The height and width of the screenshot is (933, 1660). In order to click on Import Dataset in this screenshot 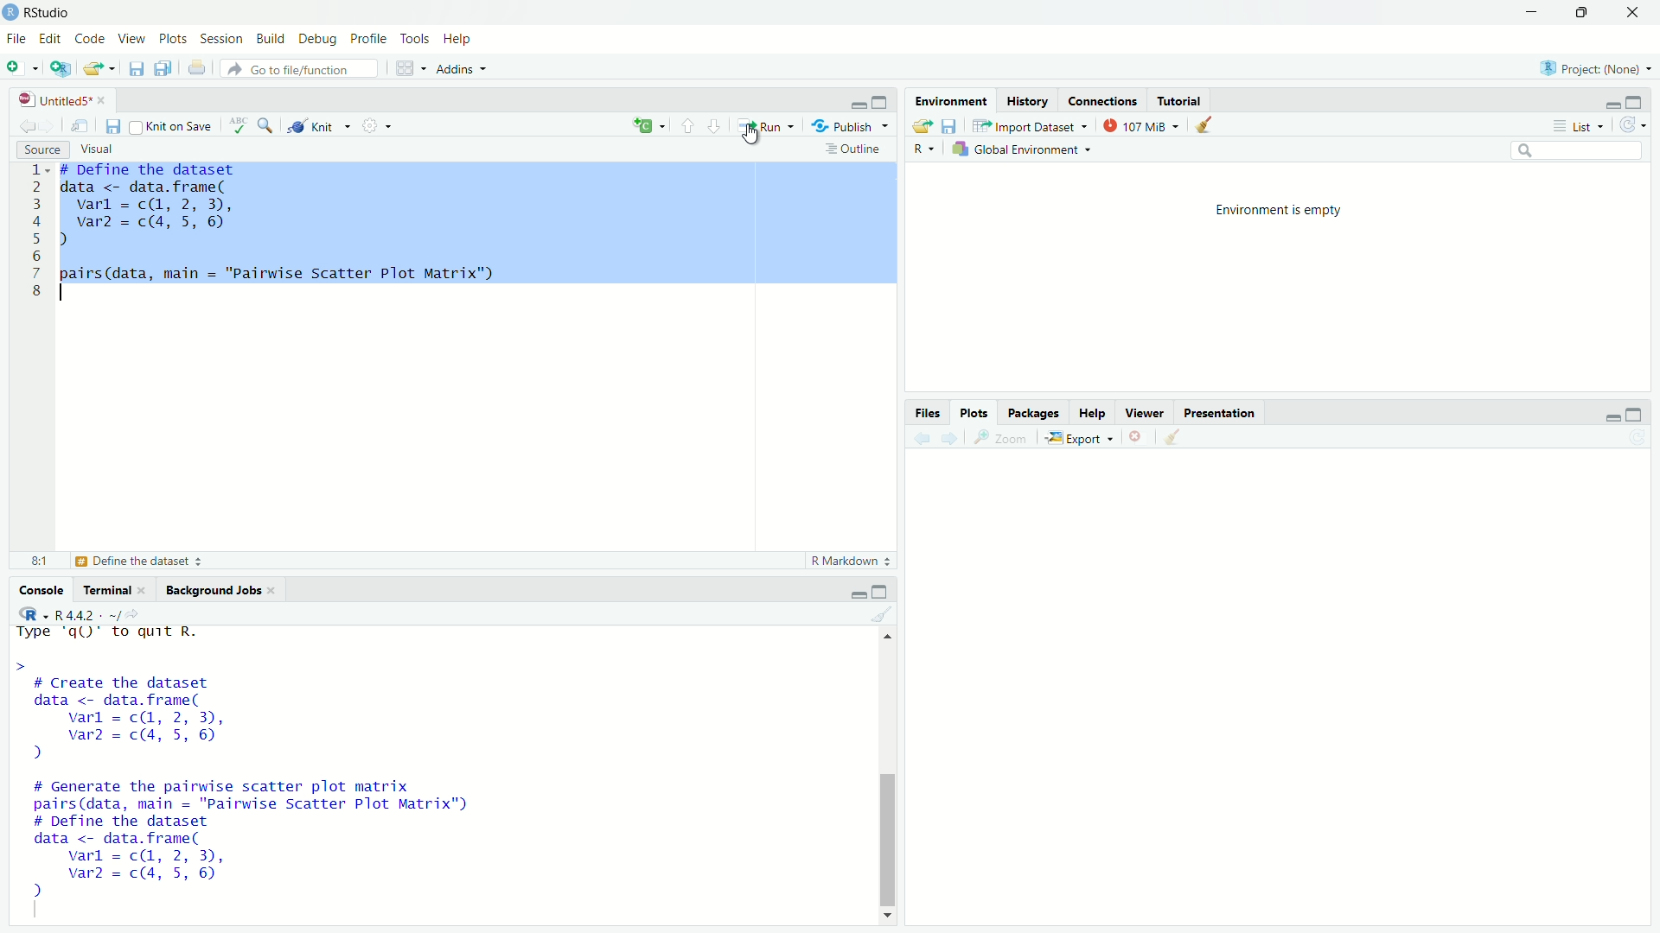, I will do `click(1029, 124)`.